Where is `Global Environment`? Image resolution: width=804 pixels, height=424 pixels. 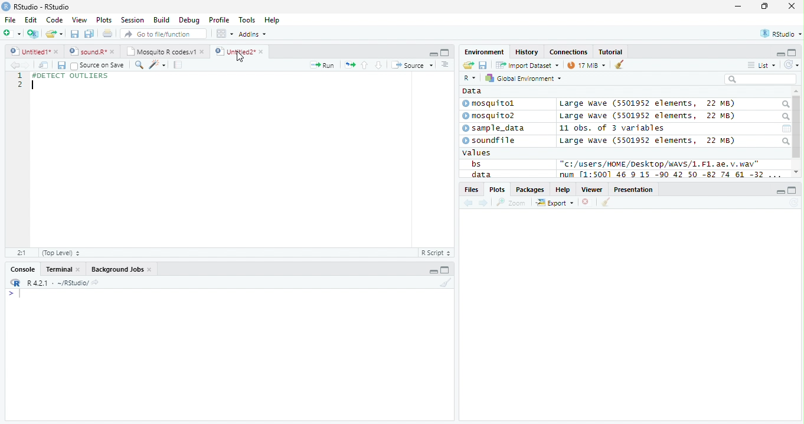 Global Environment is located at coordinates (522, 77).